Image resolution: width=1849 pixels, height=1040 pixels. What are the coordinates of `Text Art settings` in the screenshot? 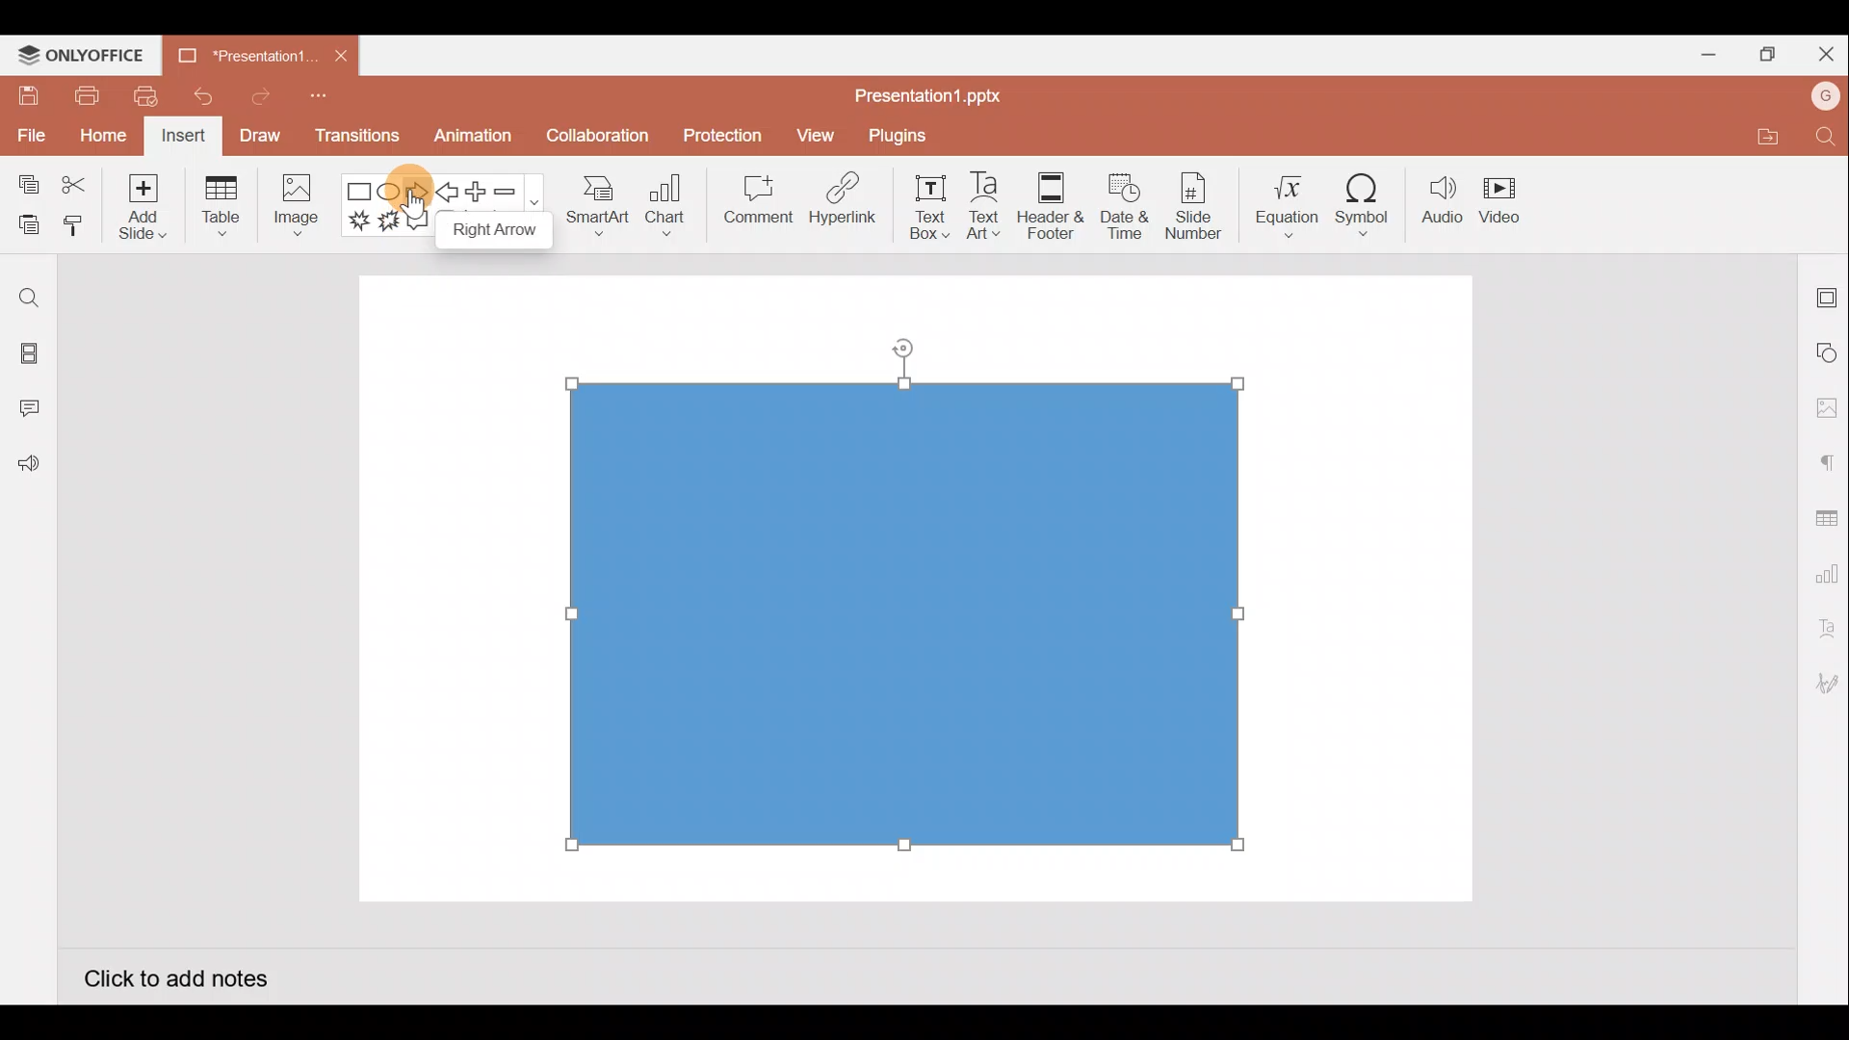 It's located at (1825, 629).